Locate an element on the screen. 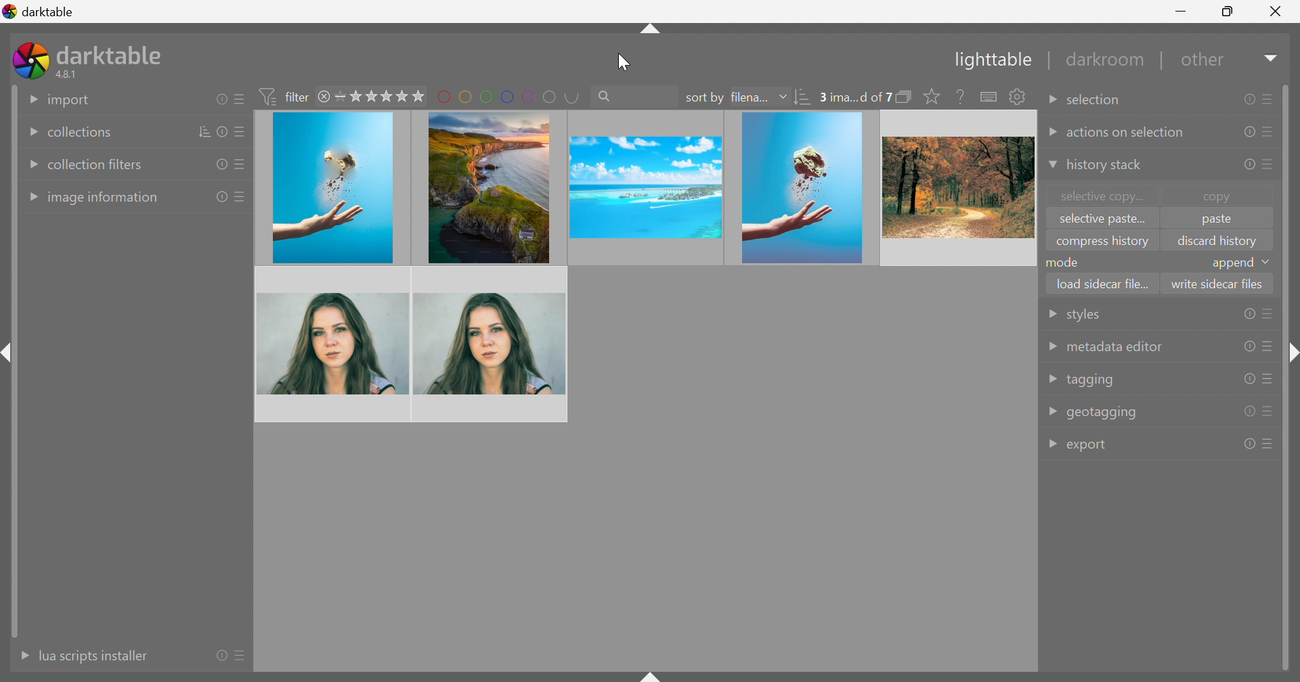  Cursor is located at coordinates (624, 61).